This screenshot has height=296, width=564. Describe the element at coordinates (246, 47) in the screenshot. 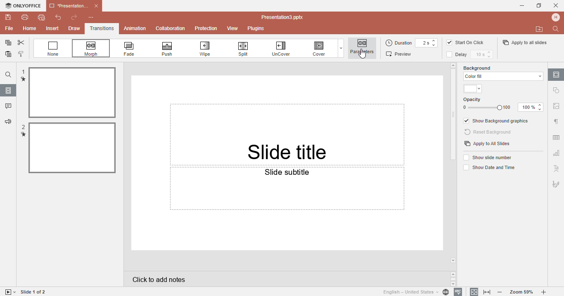

I see `Spill` at that location.